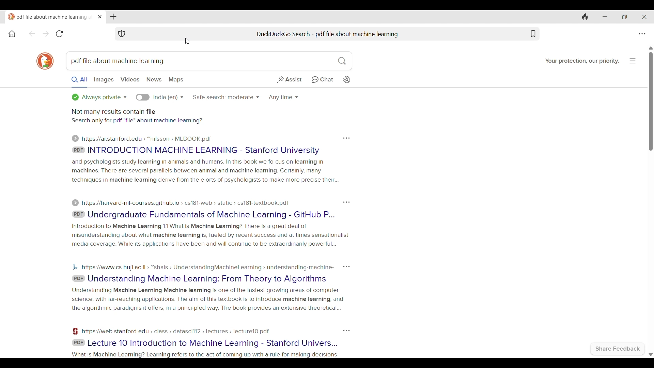 Image resolution: width=654 pixels, height=368 pixels. What do you see at coordinates (624, 17) in the screenshot?
I see `Show interface in a smaller tab` at bounding box center [624, 17].